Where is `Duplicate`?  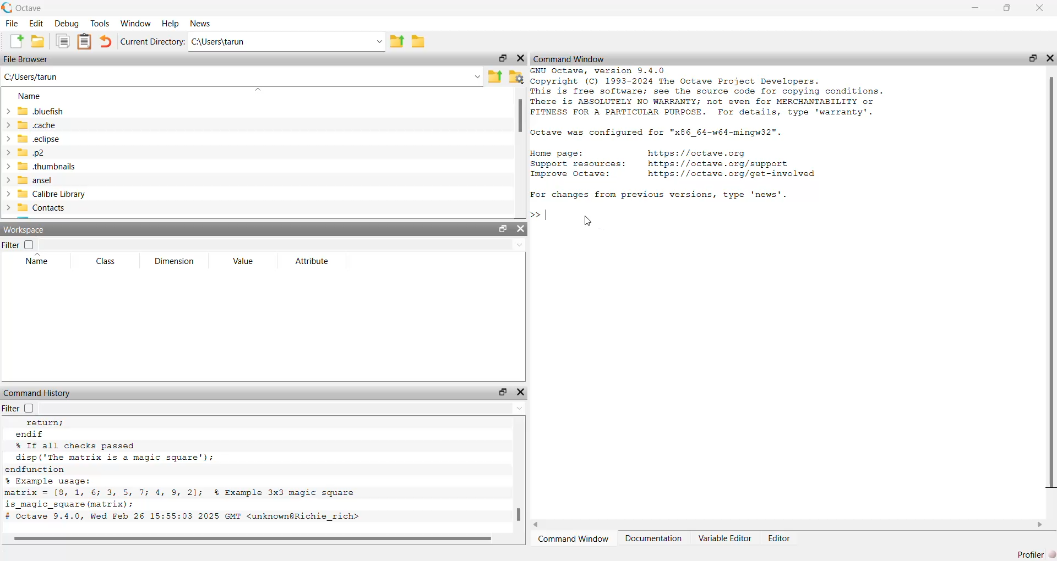 Duplicate is located at coordinates (63, 41).